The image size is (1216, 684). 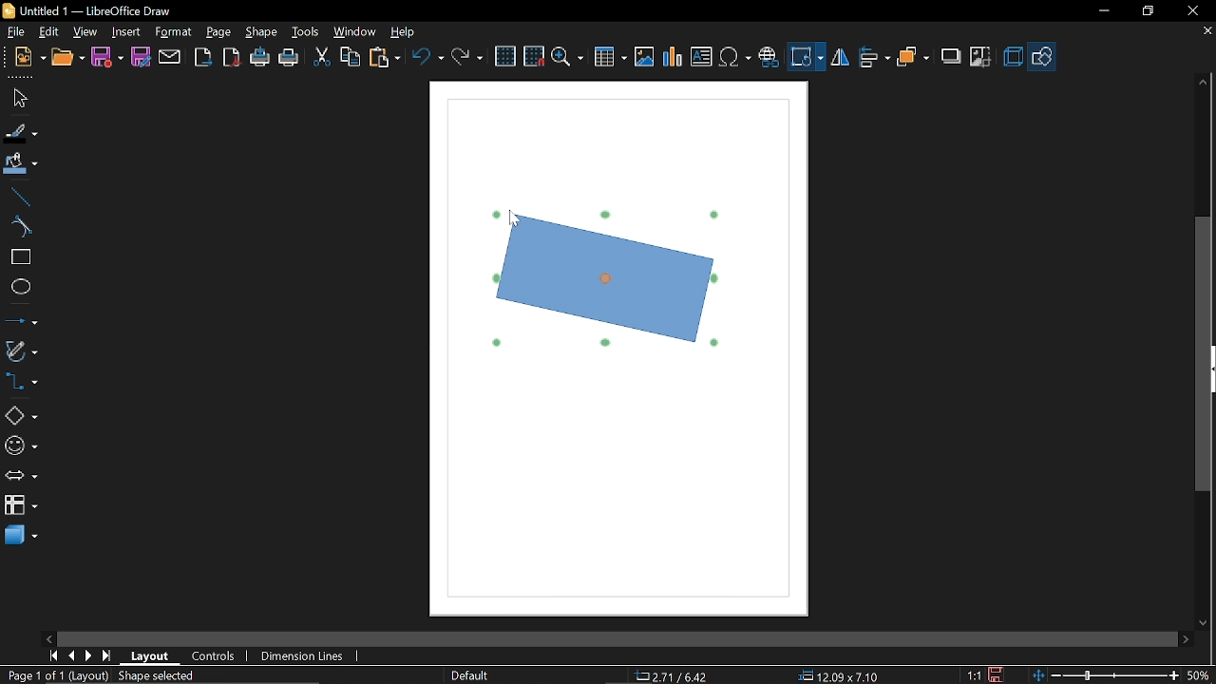 I want to click on 1:1, so click(x=974, y=674).